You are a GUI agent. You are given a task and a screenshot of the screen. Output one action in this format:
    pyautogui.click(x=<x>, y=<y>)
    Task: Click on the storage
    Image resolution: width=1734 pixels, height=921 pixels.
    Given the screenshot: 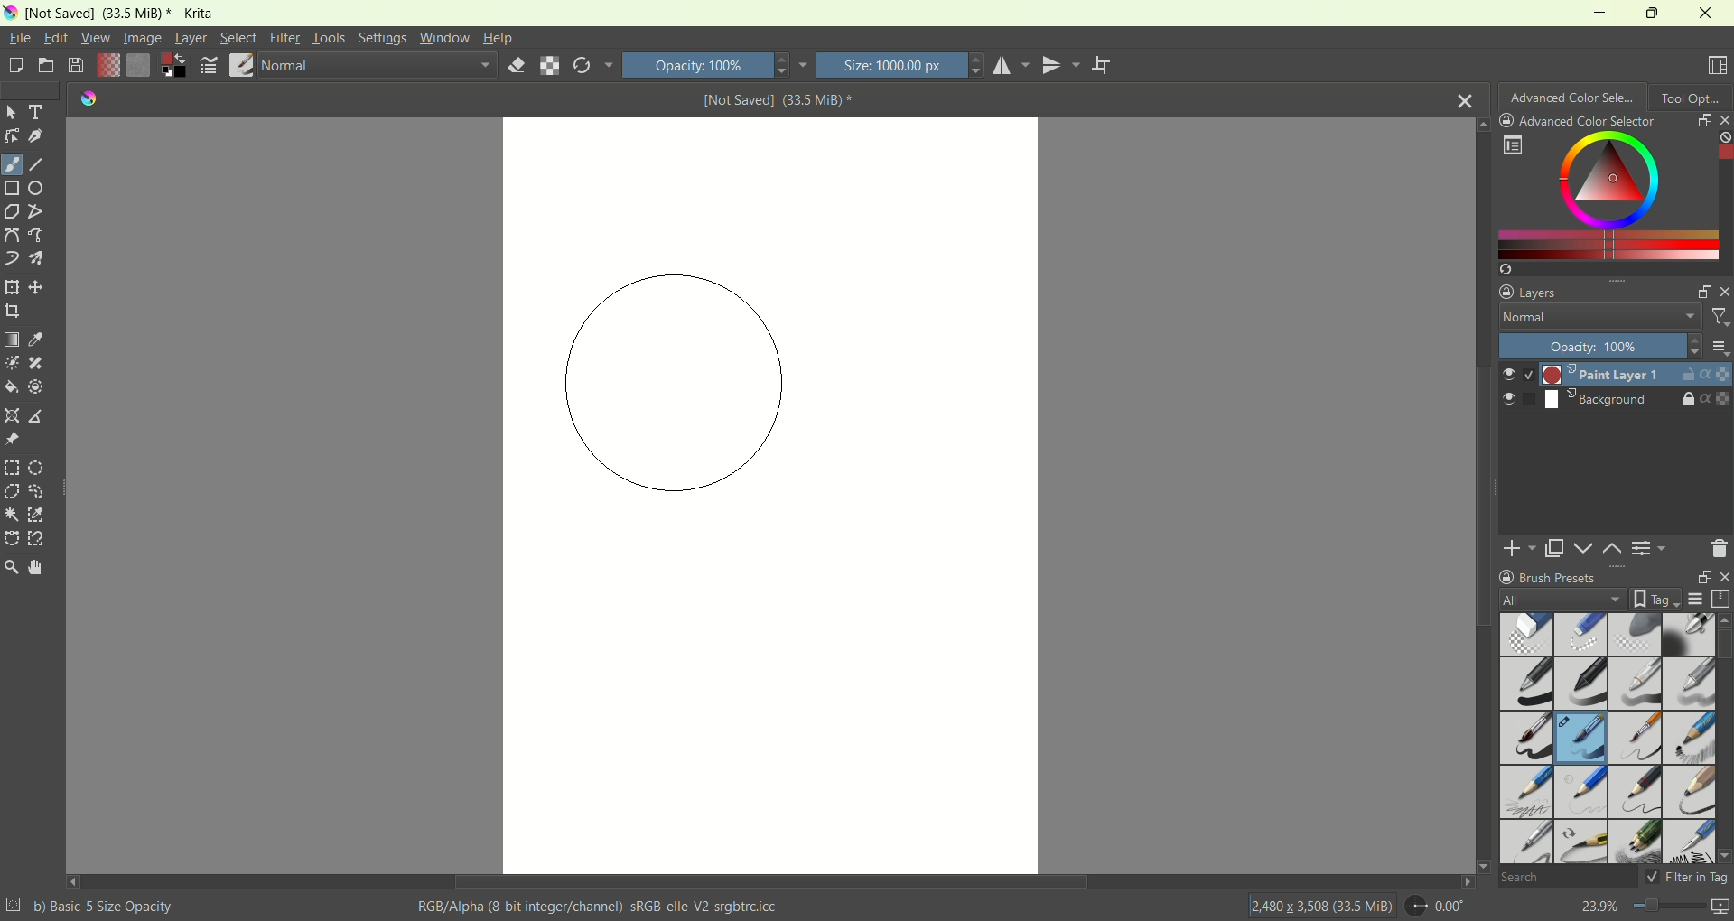 What is the action you would take?
    pyautogui.click(x=1723, y=599)
    